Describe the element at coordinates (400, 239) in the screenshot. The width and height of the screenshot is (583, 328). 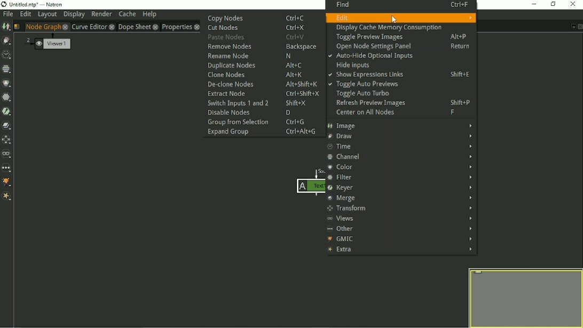
I see `GMIC` at that location.